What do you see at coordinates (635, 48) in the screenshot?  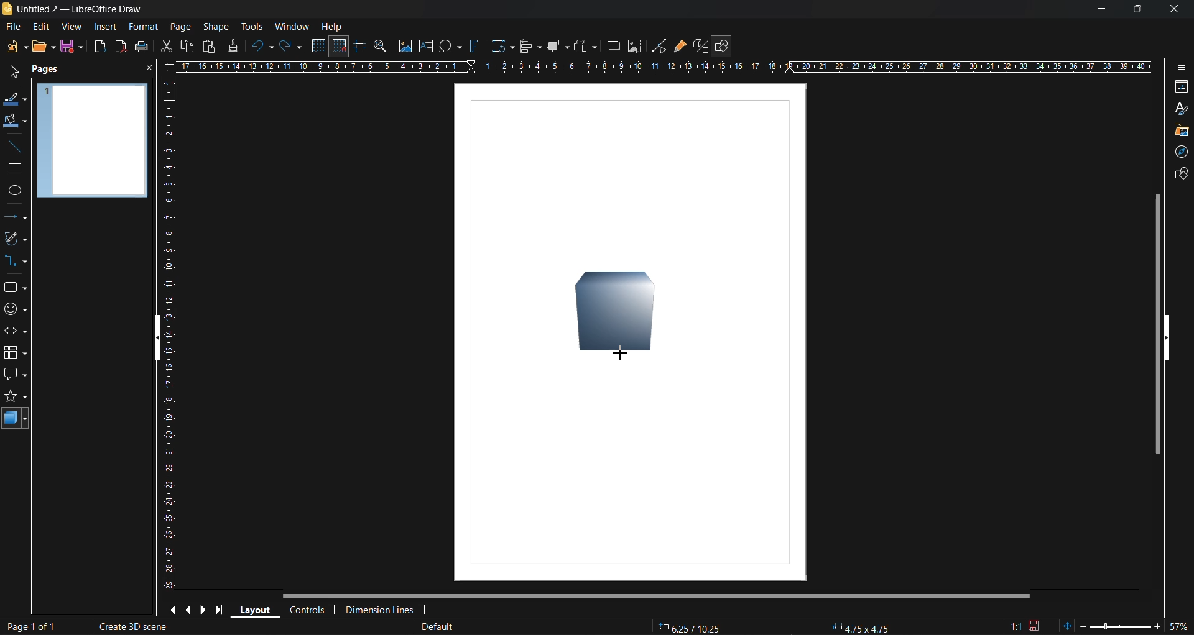 I see `crop image` at bounding box center [635, 48].